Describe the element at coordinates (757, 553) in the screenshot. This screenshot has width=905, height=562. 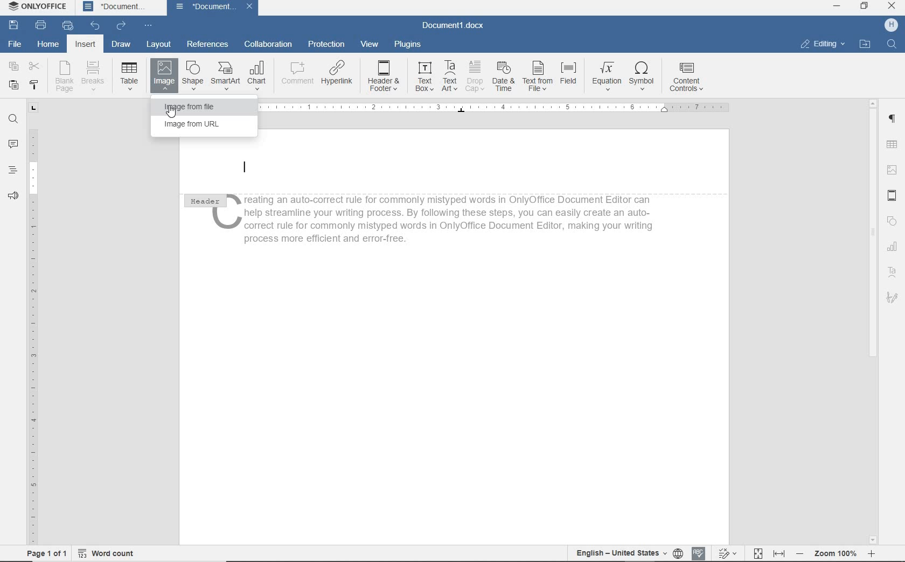
I see `Fit to page` at that location.